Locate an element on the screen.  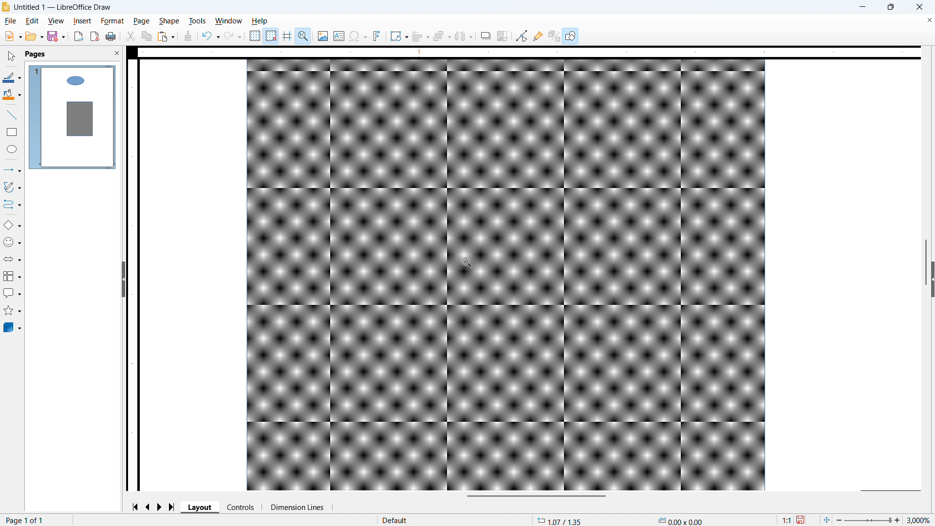
previous page  is located at coordinates (149, 507).